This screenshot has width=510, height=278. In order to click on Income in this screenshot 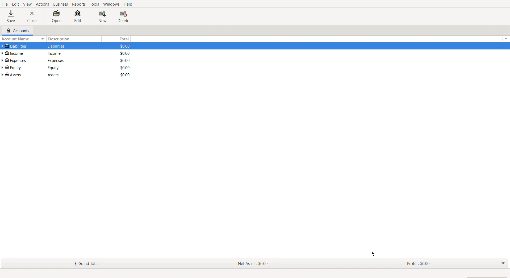, I will do `click(14, 53)`.